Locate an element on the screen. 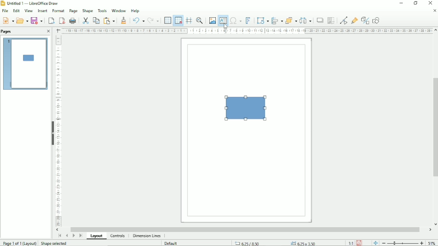 Image resolution: width=438 pixels, height=246 pixels. Shadow is located at coordinates (320, 20).